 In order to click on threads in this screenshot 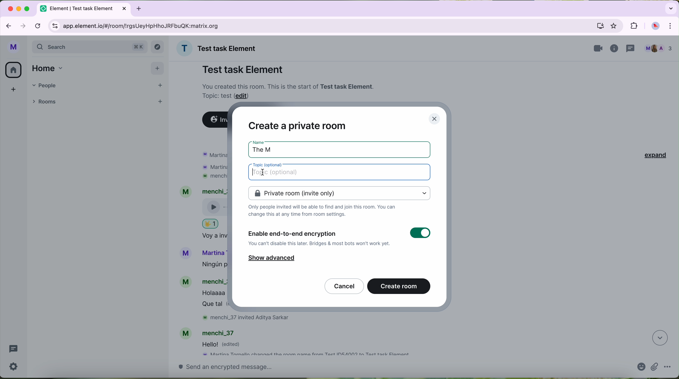, I will do `click(13, 350)`.